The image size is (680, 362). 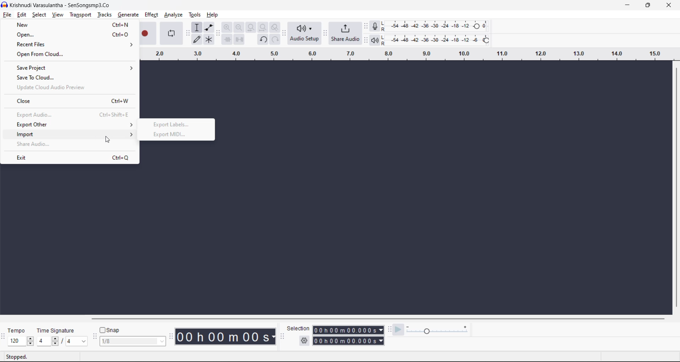 What do you see at coordinates (72, 35) in the screenshot?
I see `open` at bounding box center [72, 35].